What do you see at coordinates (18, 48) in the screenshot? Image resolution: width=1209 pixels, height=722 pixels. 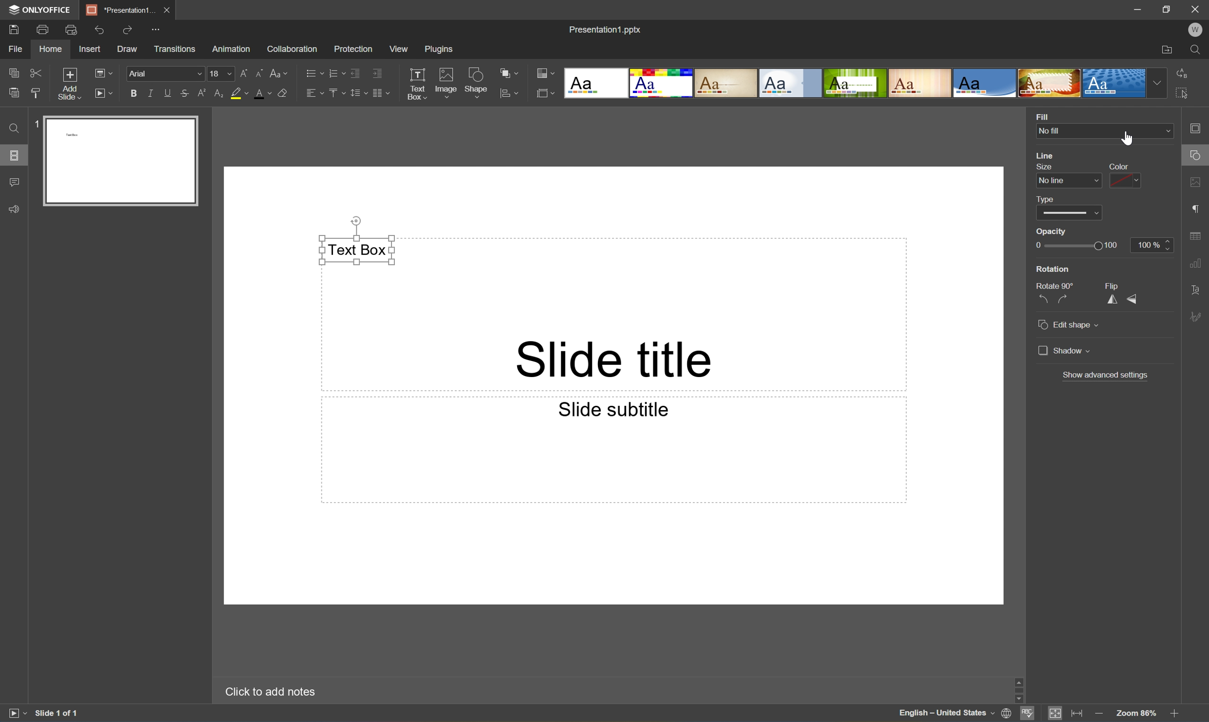 I see `File` at bounding box center [18, 48].